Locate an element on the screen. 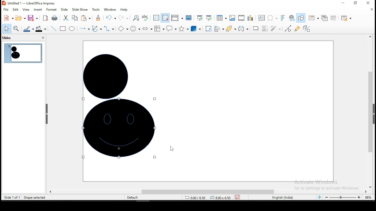  help is located at coordinates (124, 9).